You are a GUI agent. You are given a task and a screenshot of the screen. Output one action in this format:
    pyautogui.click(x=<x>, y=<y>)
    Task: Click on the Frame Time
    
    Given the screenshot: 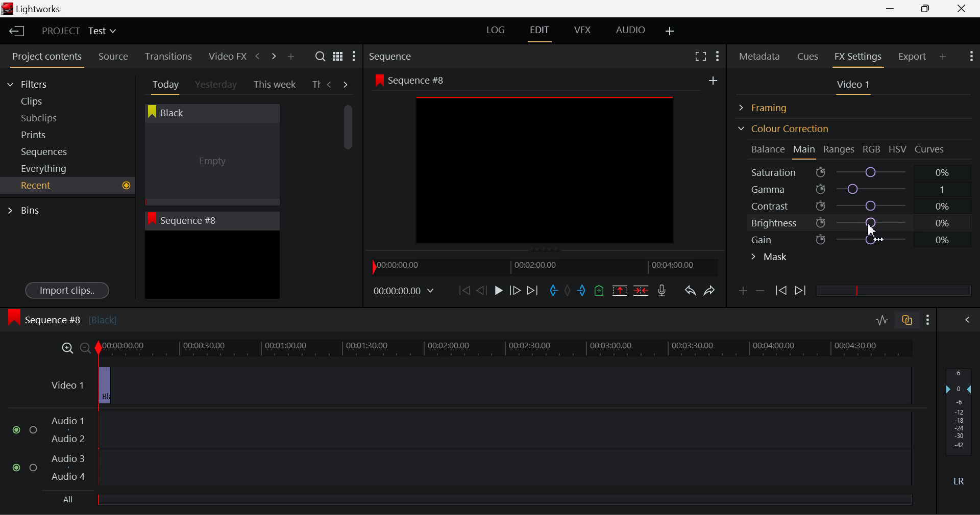 What is the action you would take?
    pyautogui.click(x=404, y=292)
    